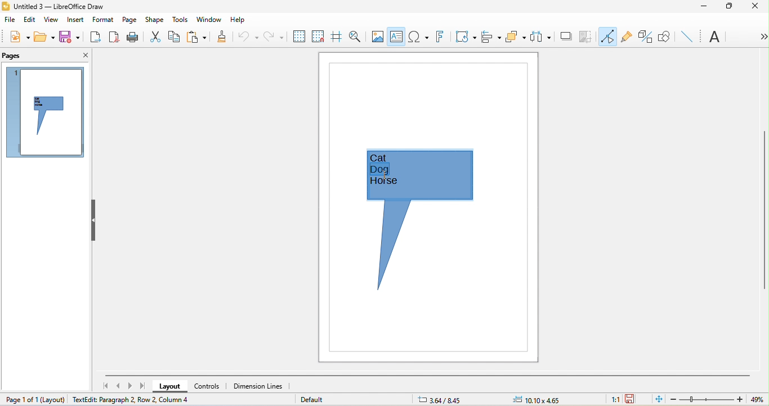 This screenshot has width=769, height=406. I want to click on shadow, so click(565, 38).